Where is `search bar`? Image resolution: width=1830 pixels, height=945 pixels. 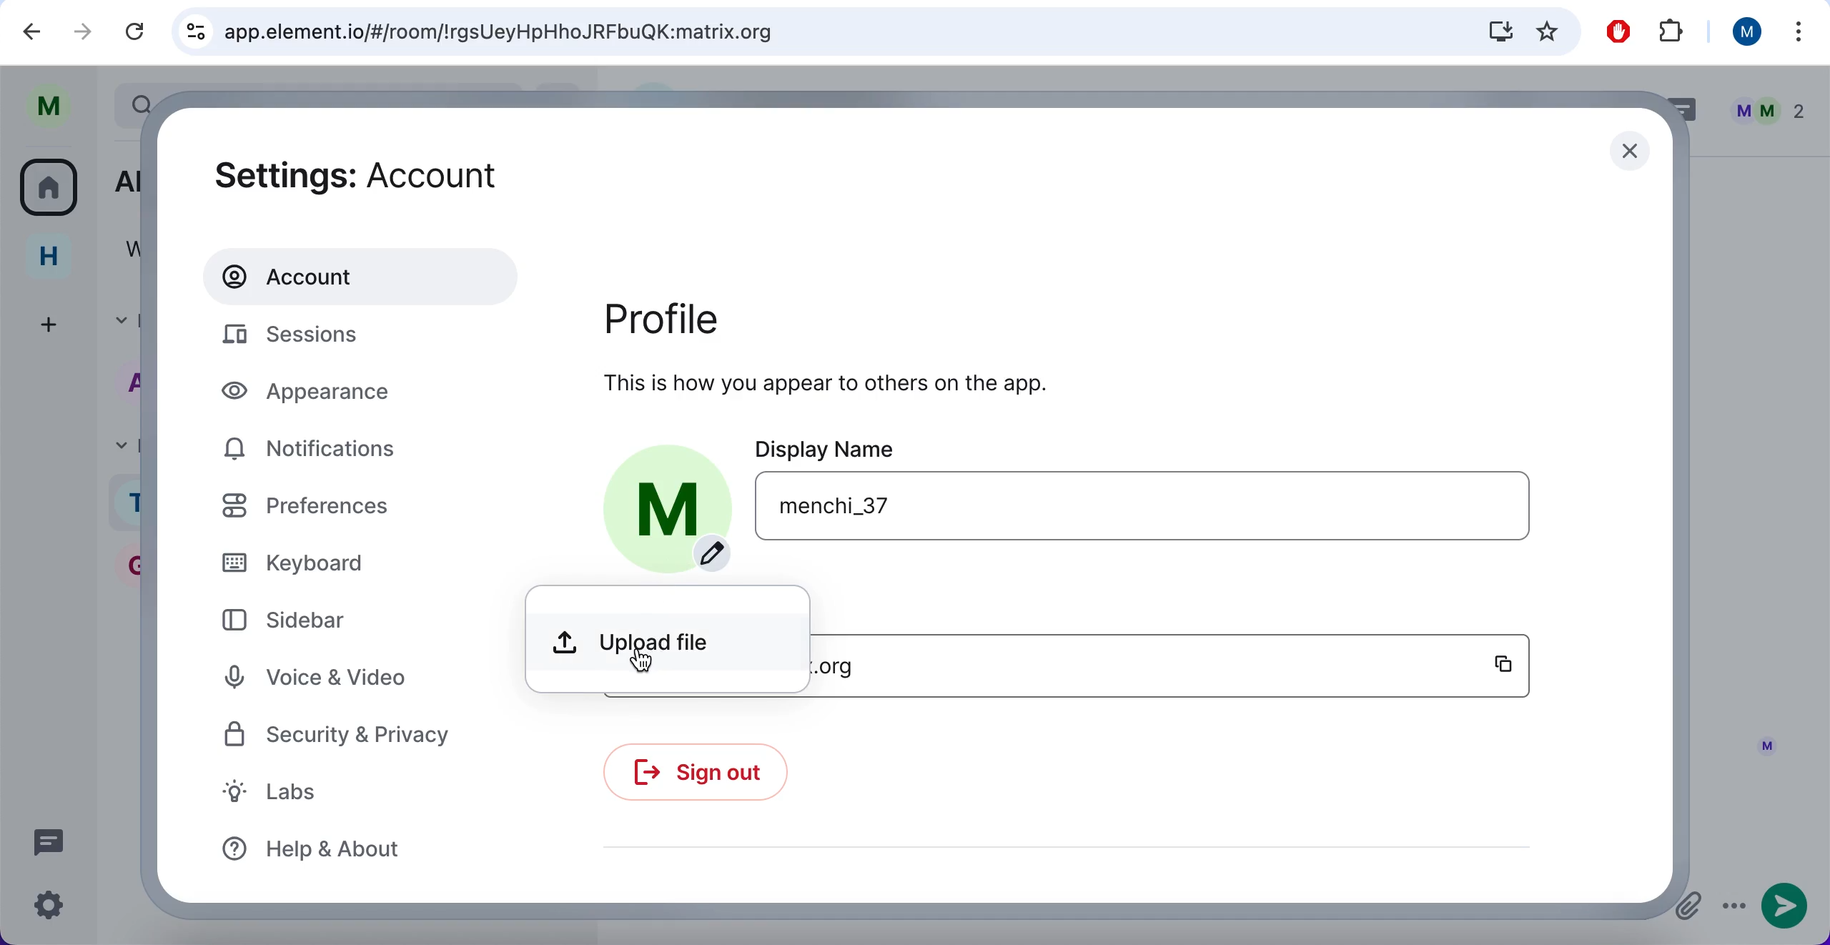 search bar is located at coordinates (872, 31).